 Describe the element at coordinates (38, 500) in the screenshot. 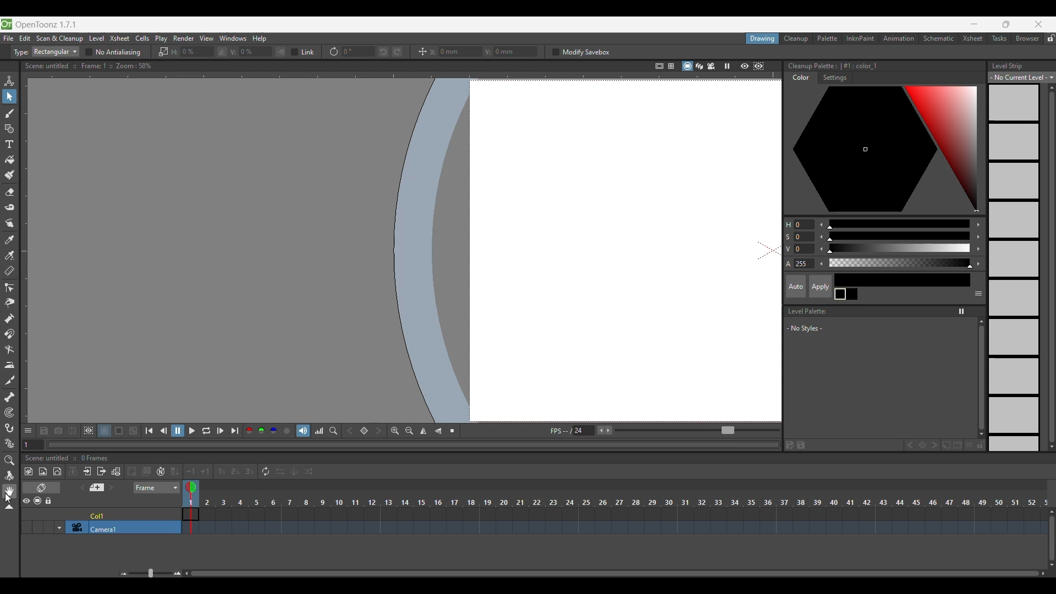

I see `Camera stand visibility toggle all` at that location.